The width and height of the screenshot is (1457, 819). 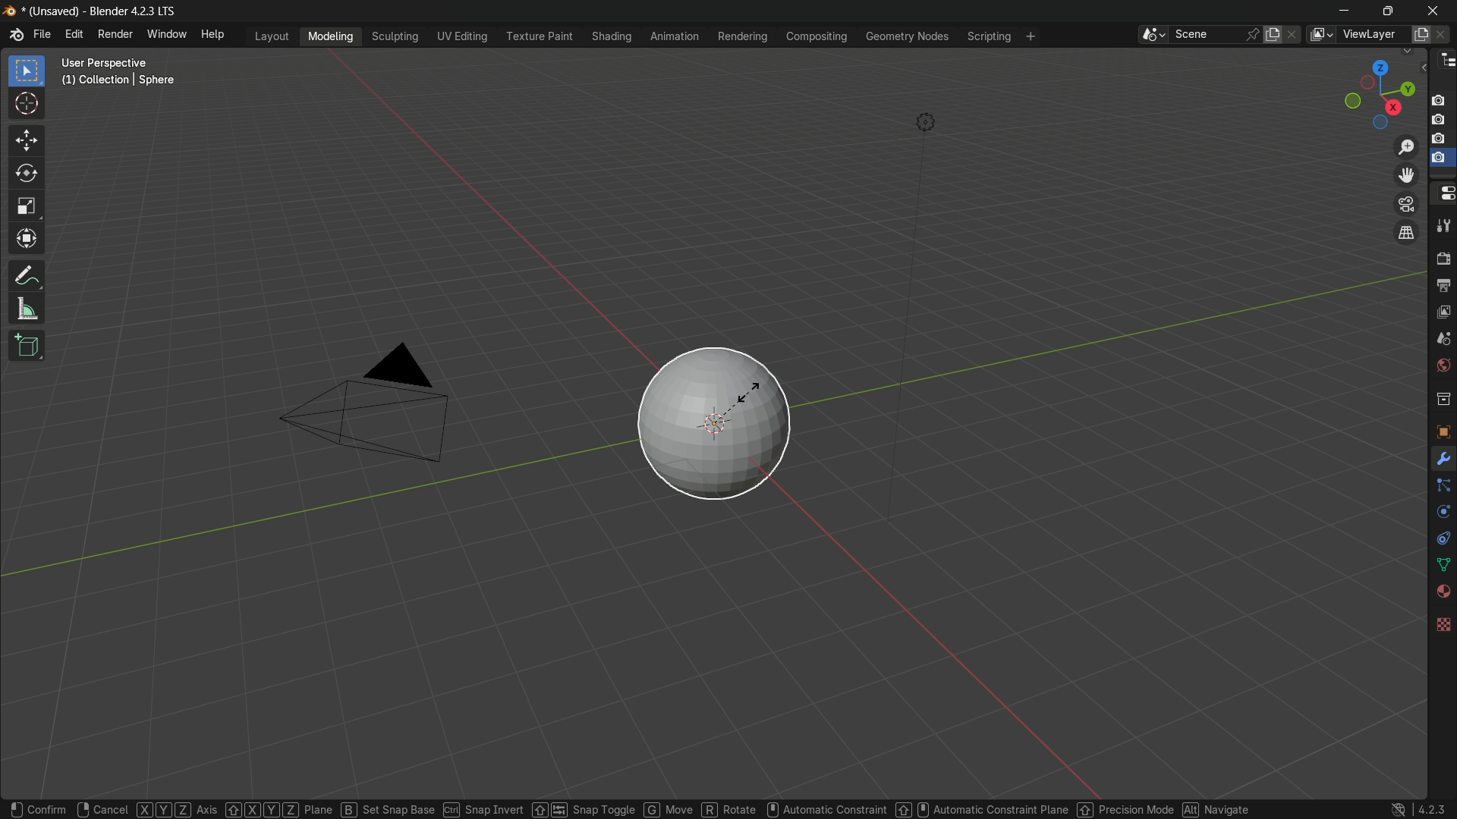 I want to click on remove layer, so click(x=1444, y=34).